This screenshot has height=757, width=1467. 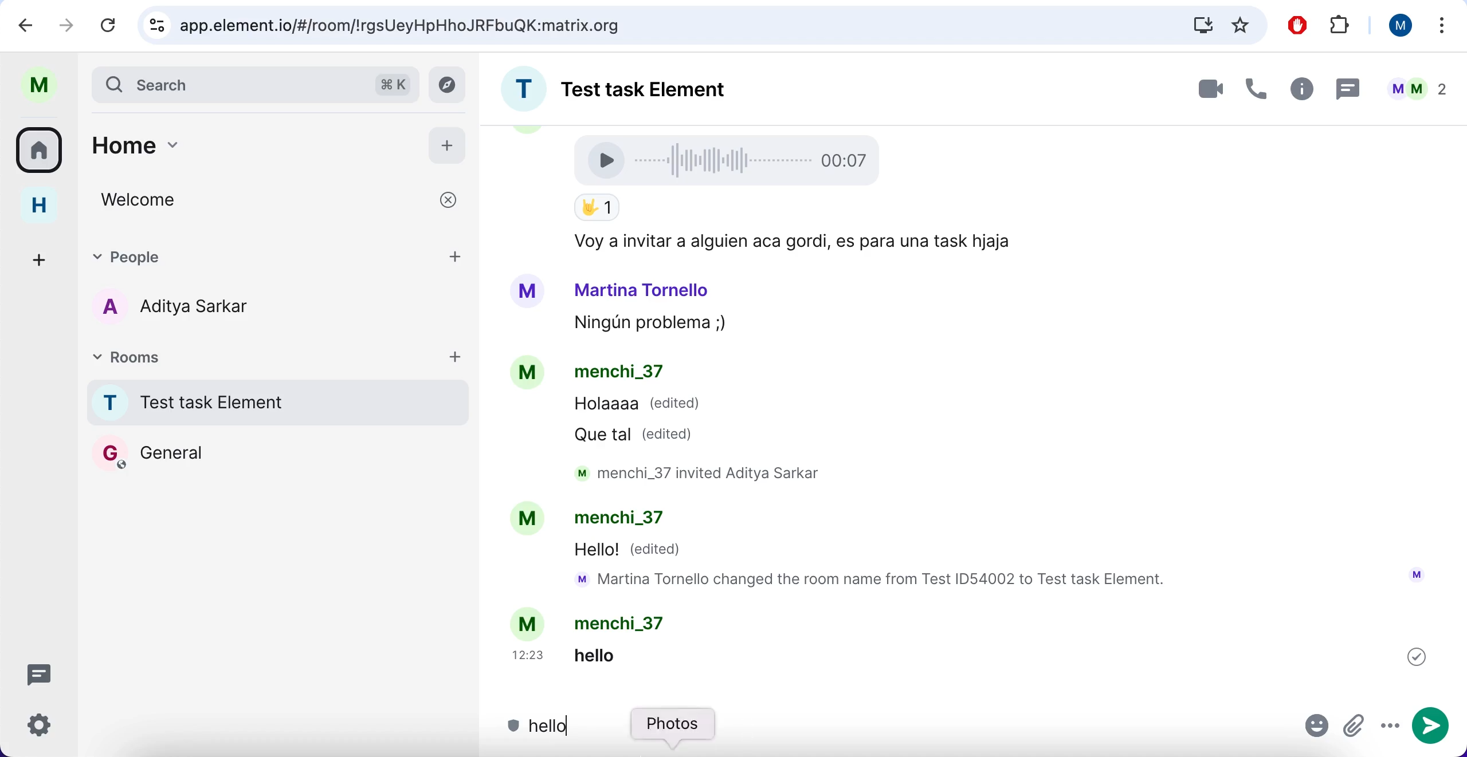 What do you see at coordinates (636, 85) in the screenshot?
I see `room name` at bounding box center [636, 85].